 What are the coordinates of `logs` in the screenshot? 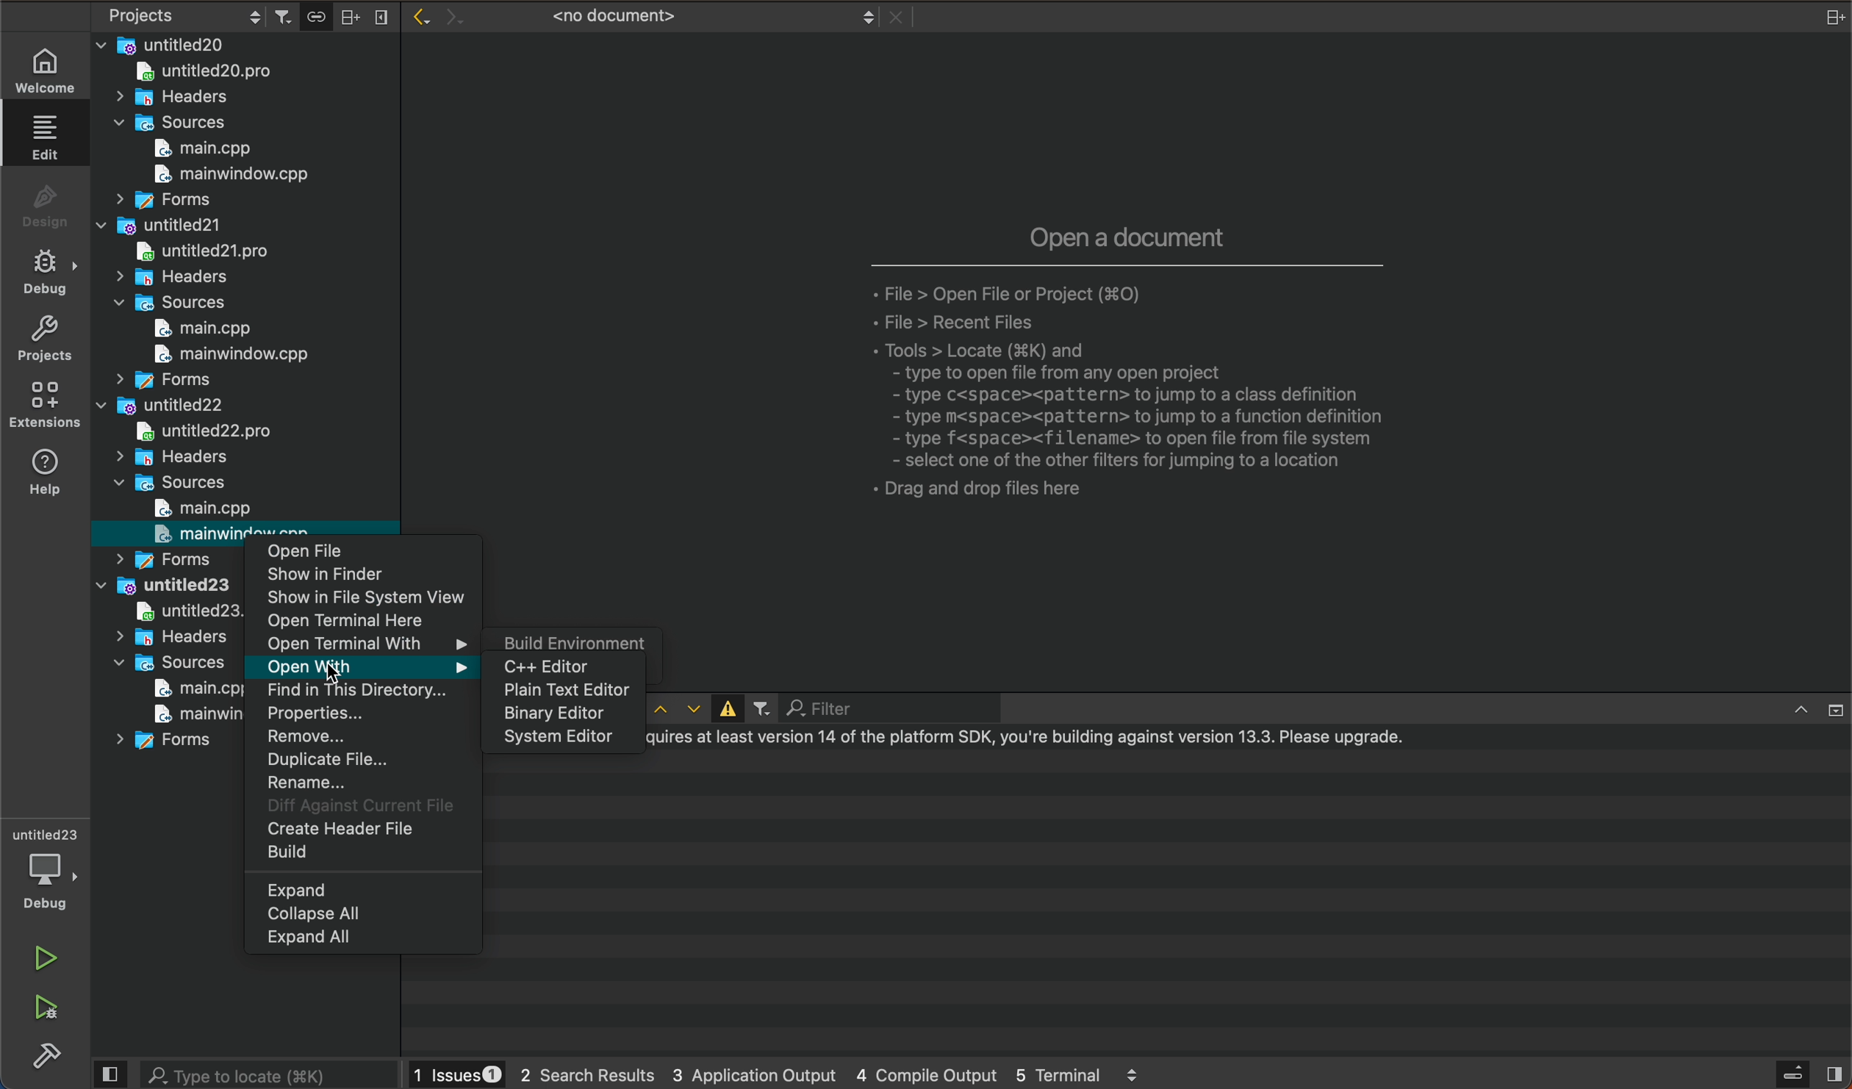 It's located at (786, 1074).